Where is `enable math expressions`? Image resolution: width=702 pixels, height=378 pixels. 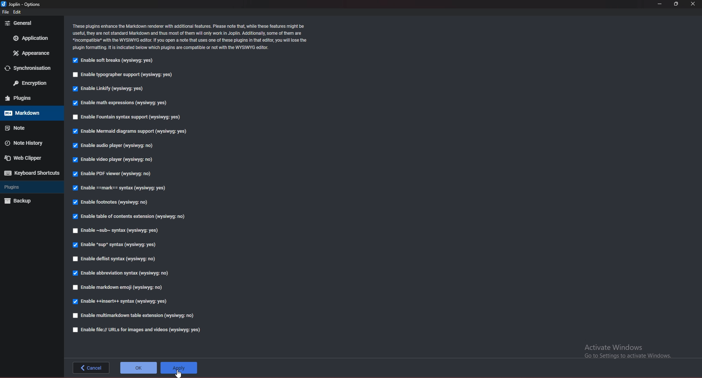 enable math expressions is located at coordinates (119, 103).